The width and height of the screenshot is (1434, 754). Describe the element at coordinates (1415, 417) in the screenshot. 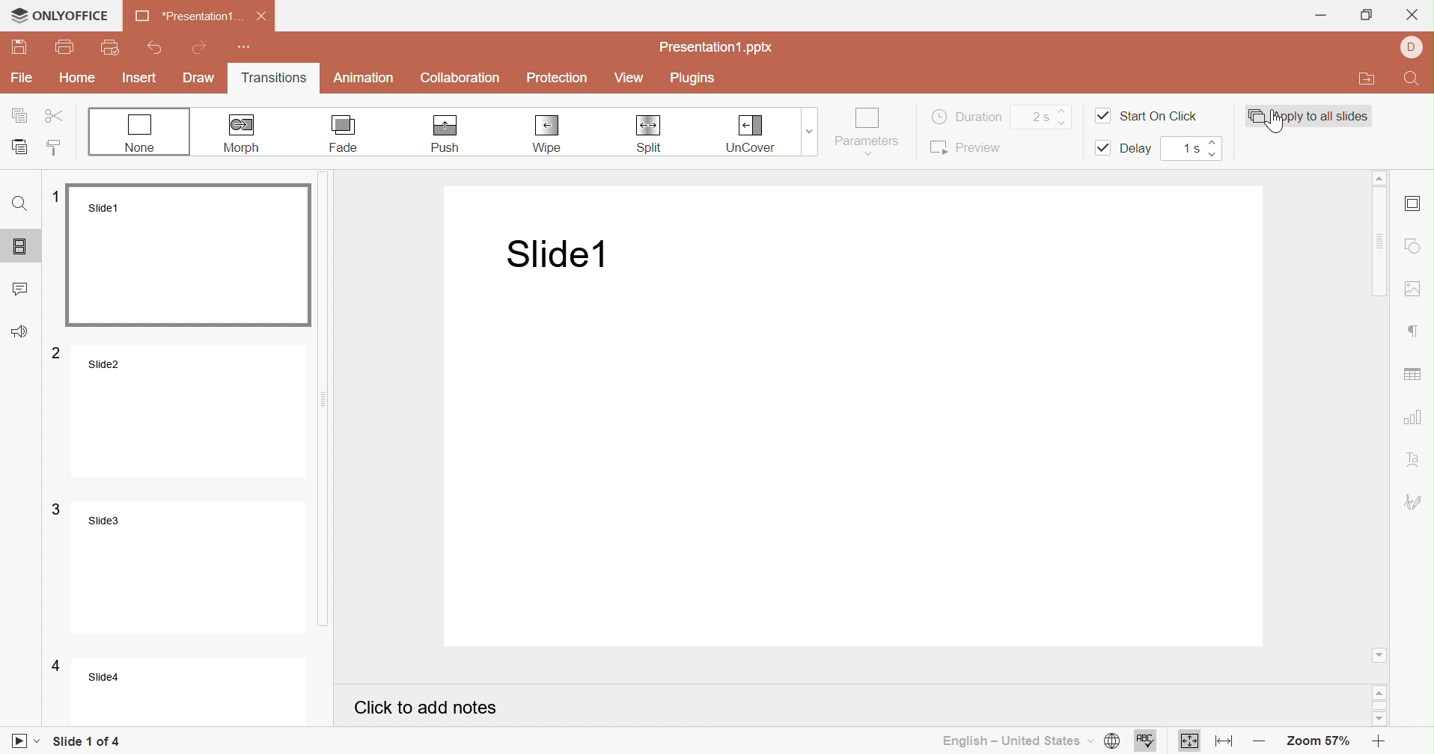

I see `Insert chart` at that location.